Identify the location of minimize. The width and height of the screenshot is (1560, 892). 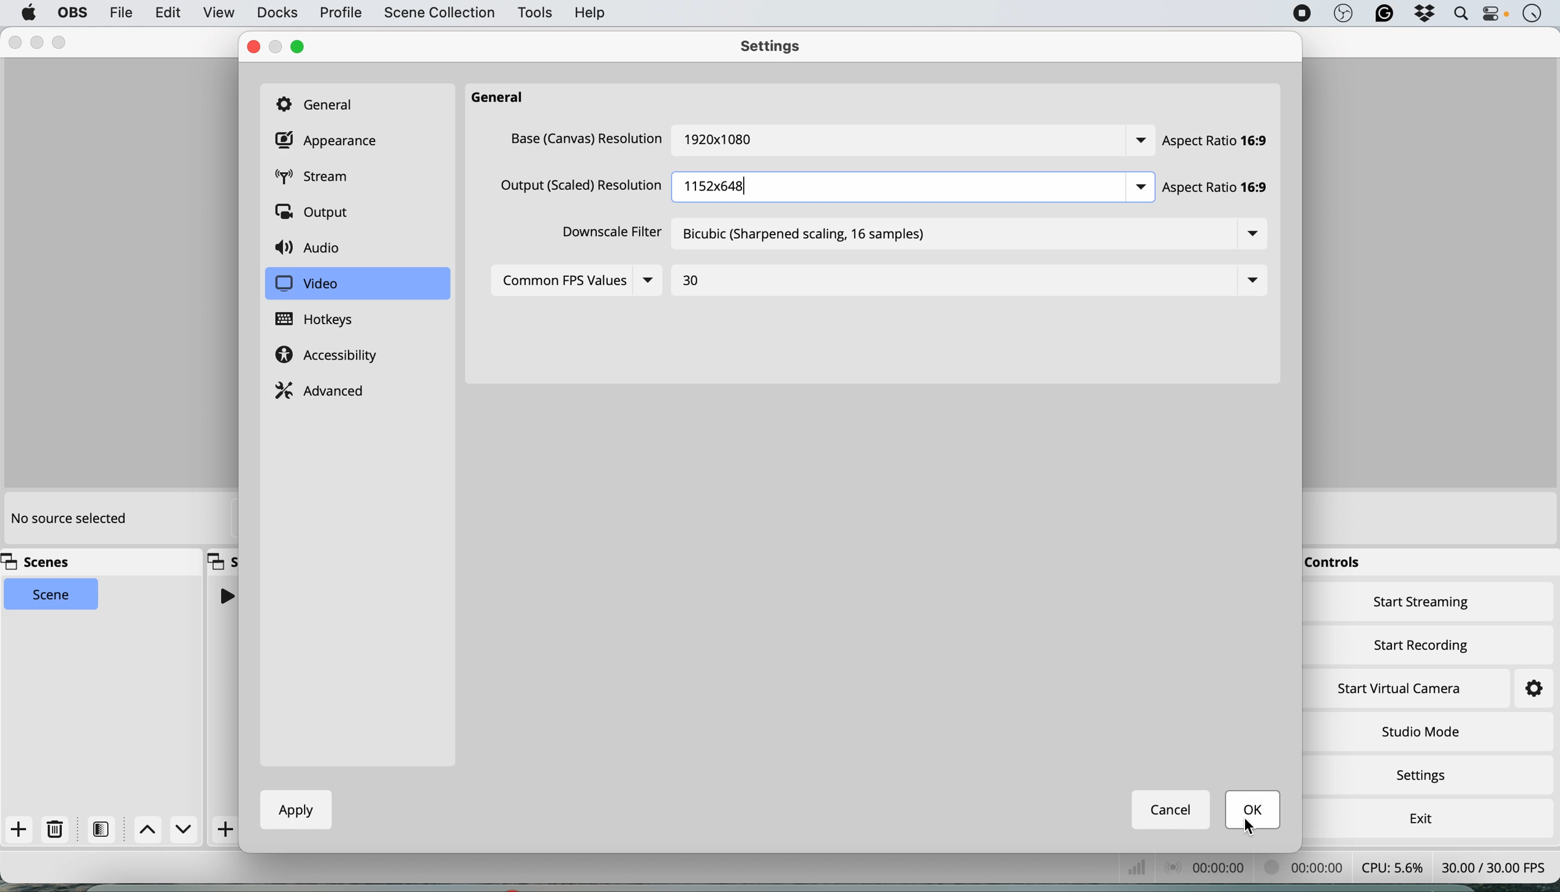
(277, 47).